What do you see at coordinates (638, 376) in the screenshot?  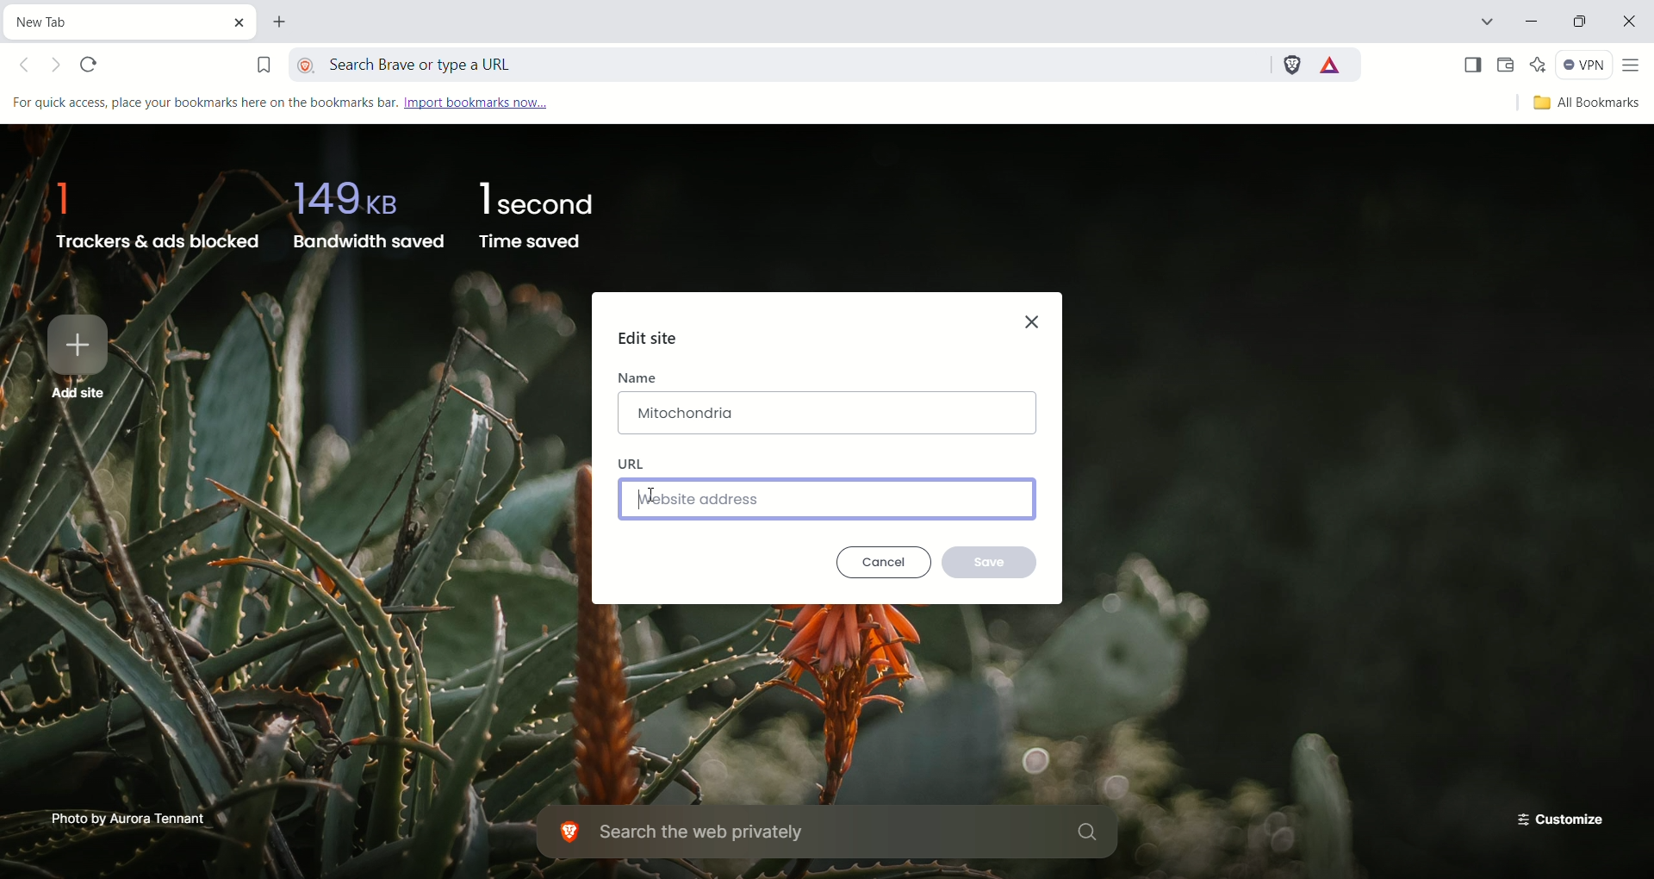 I see `name` at bounding box center [638, 376].